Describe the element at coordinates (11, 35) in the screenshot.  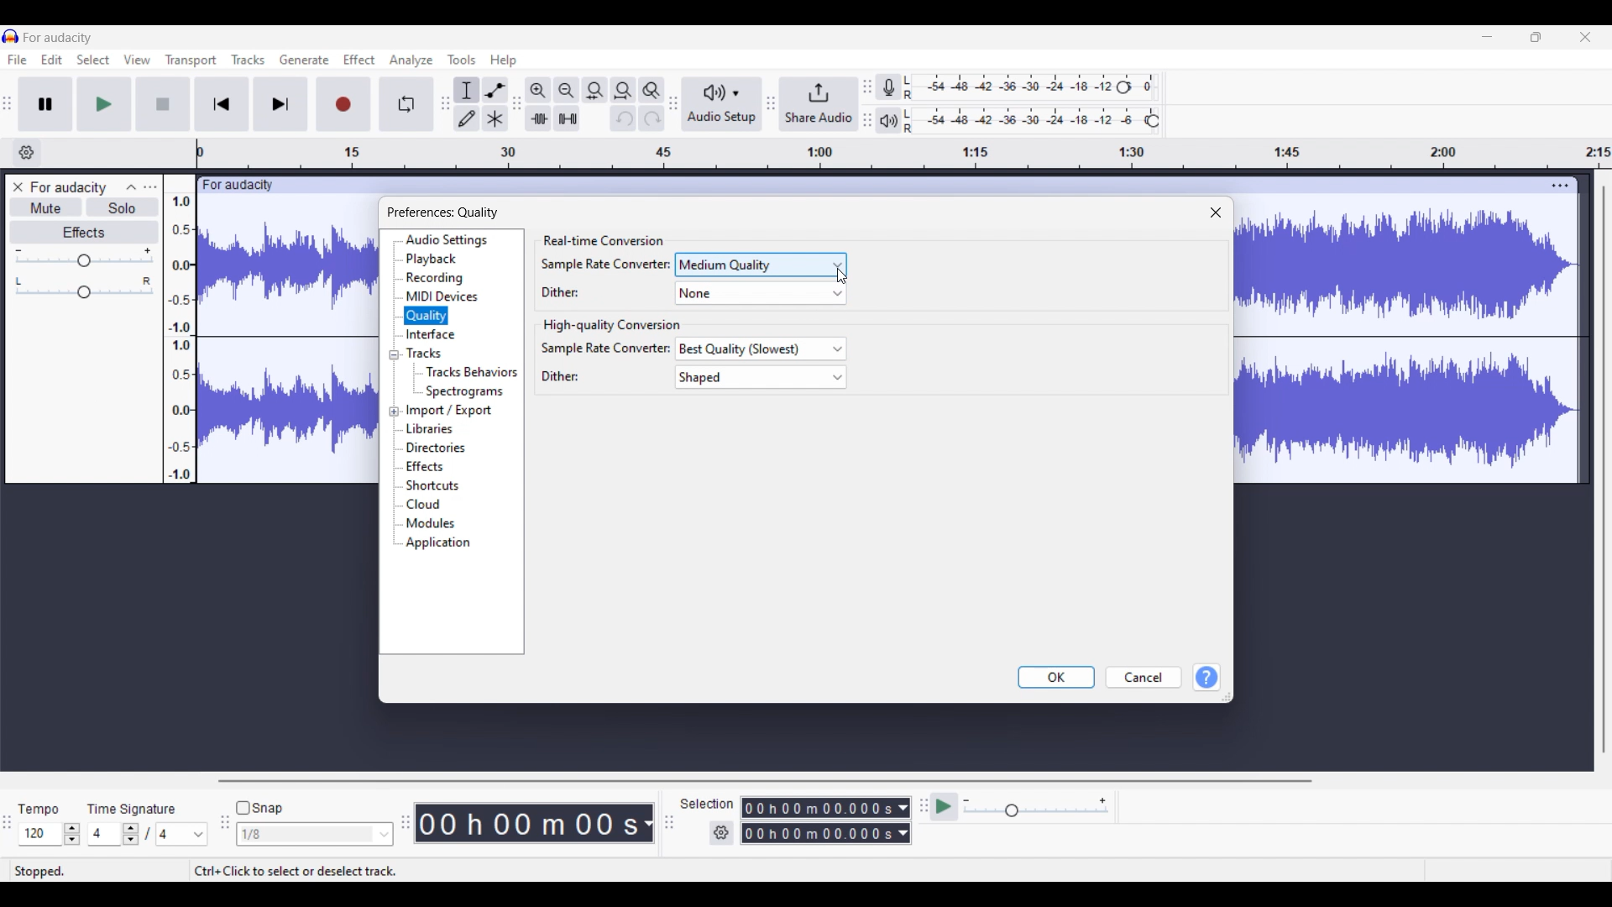
I see `Software logo` at that location.